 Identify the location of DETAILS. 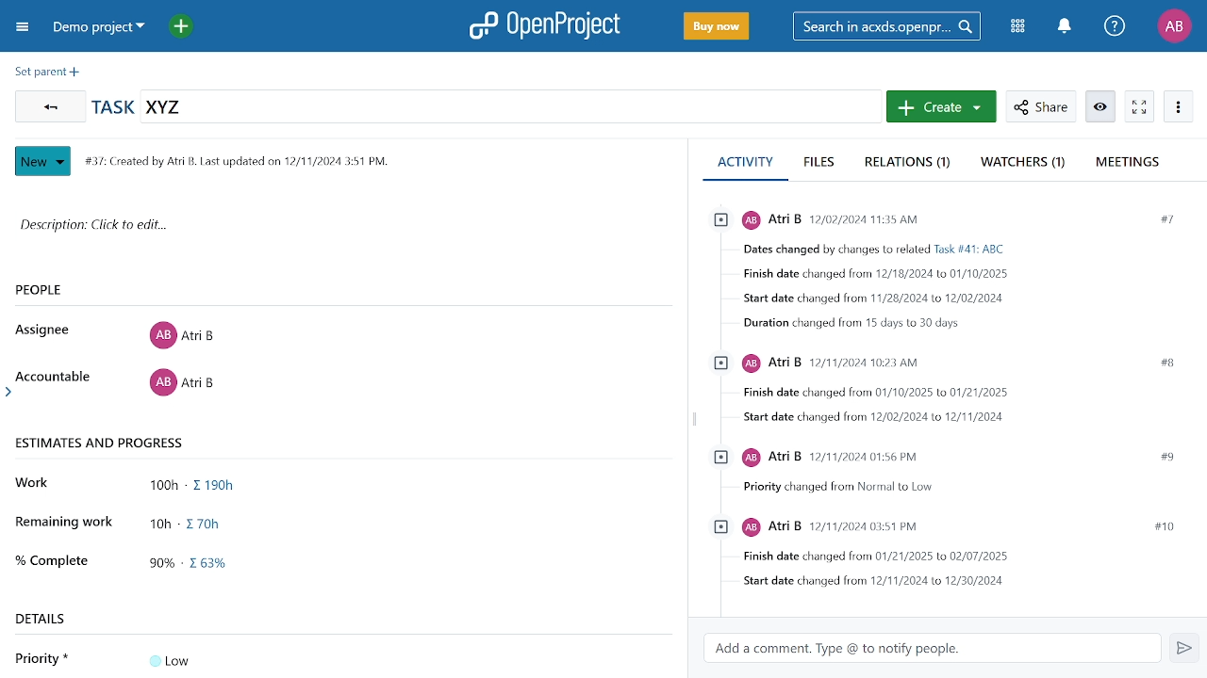
(53, 619).